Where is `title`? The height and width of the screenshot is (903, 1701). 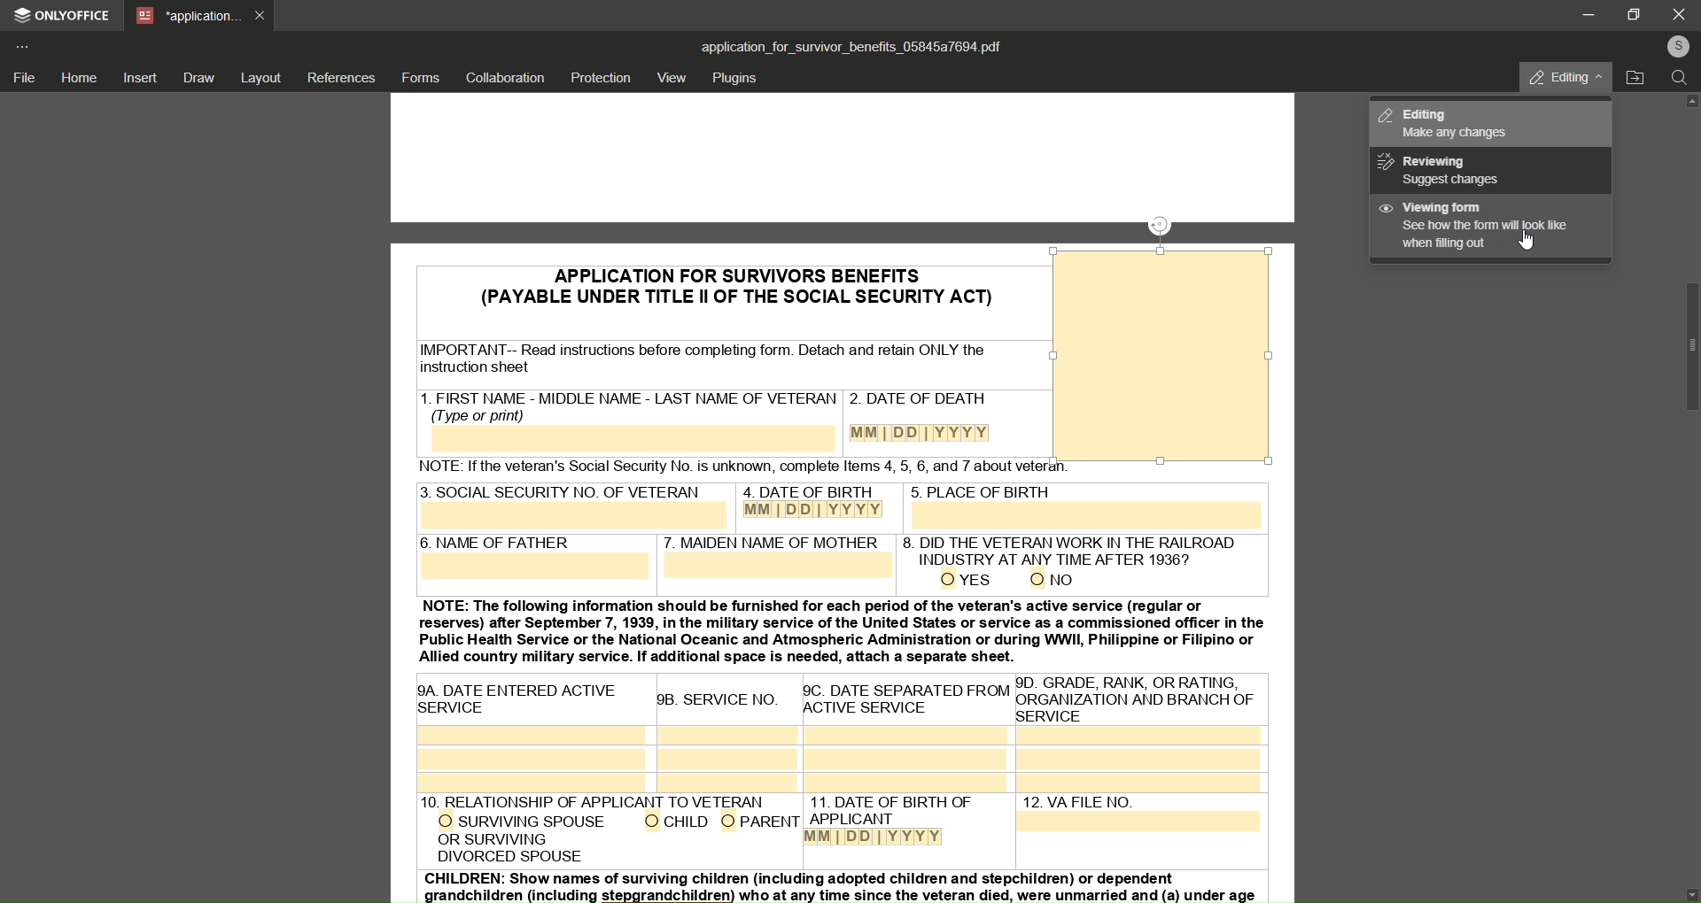
title is located at coordinates (850, 45).